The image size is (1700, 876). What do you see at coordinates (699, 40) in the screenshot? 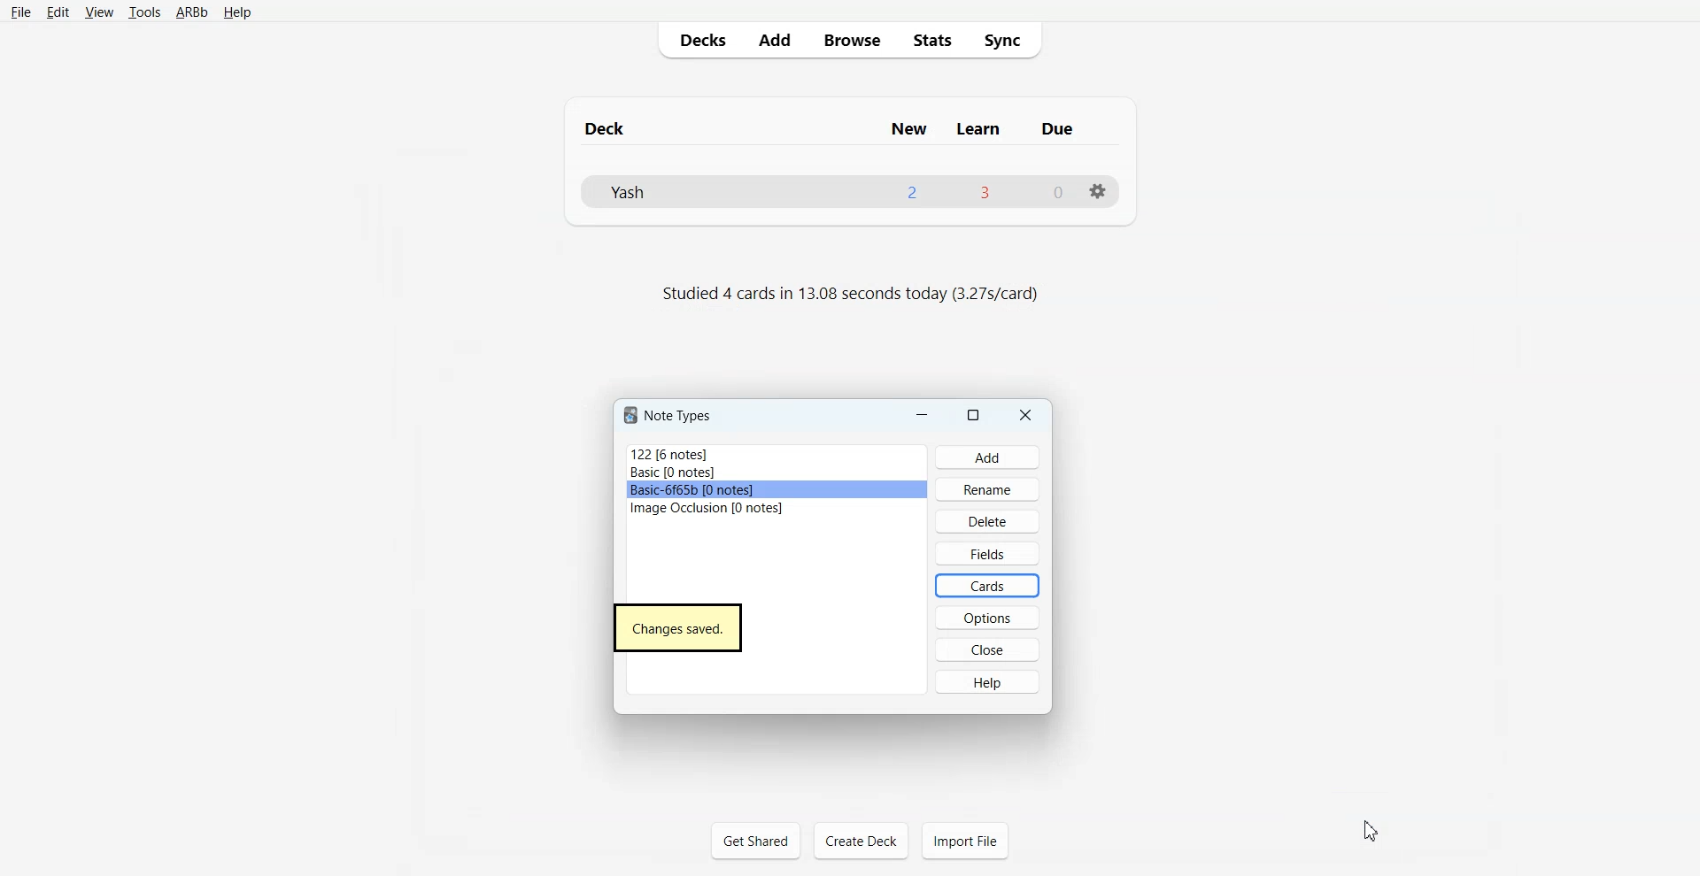
I see `Decks` at bounding box center [699, 40].